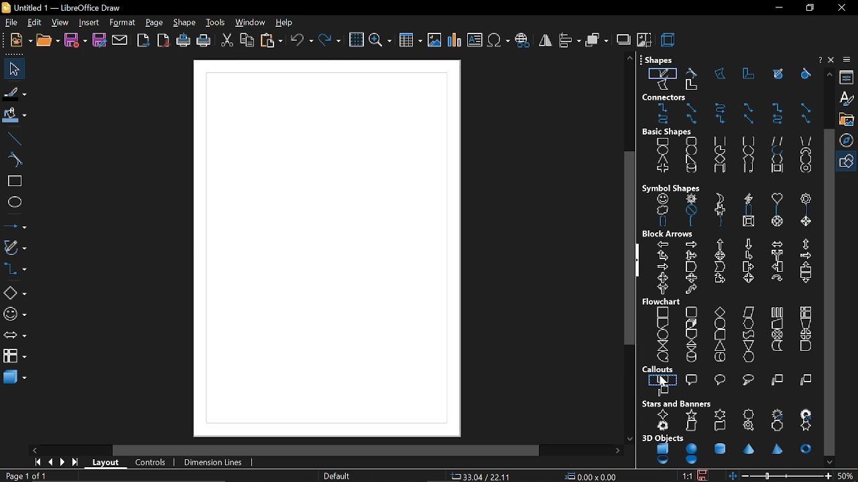  Describe the element at coordinates (326, 450) in the screenshot. I see `horizontal scroll bar` at that location.